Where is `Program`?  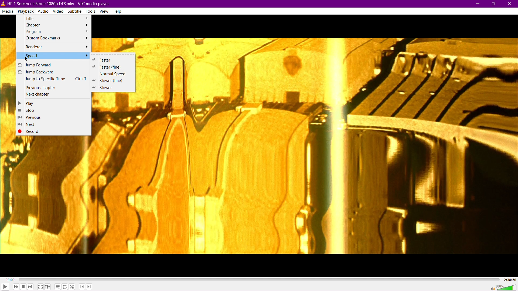 Program is located at coordinates (55, 32).